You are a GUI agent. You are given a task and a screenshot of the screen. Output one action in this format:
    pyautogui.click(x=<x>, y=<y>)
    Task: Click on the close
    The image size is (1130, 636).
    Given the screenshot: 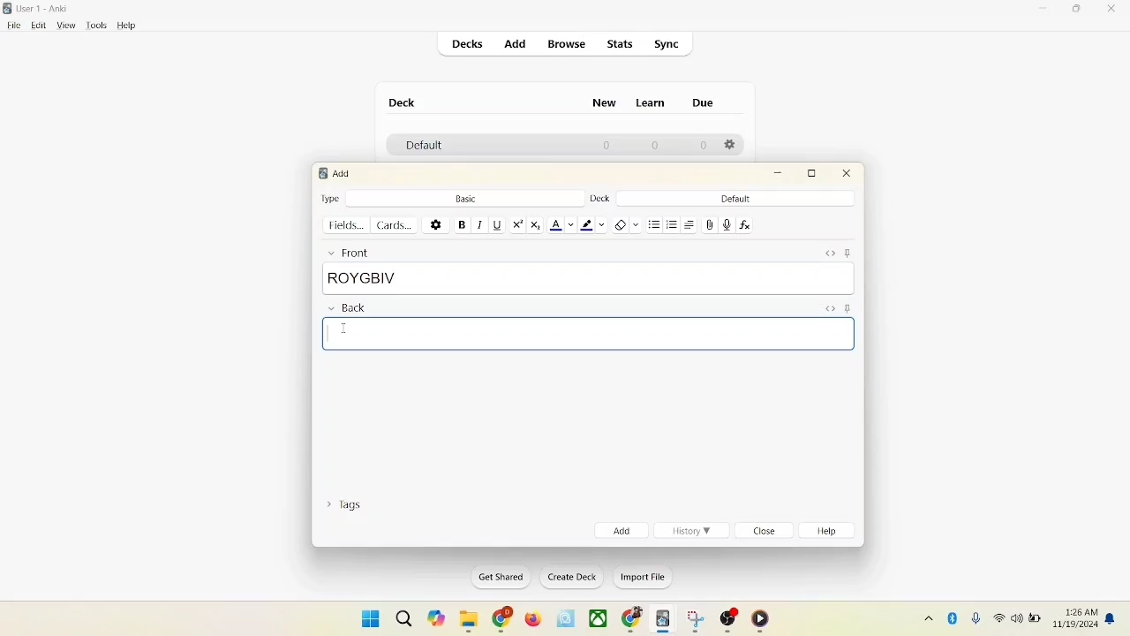 What is the action you would take?
    pyautogui.click(x=766, y=532)
    